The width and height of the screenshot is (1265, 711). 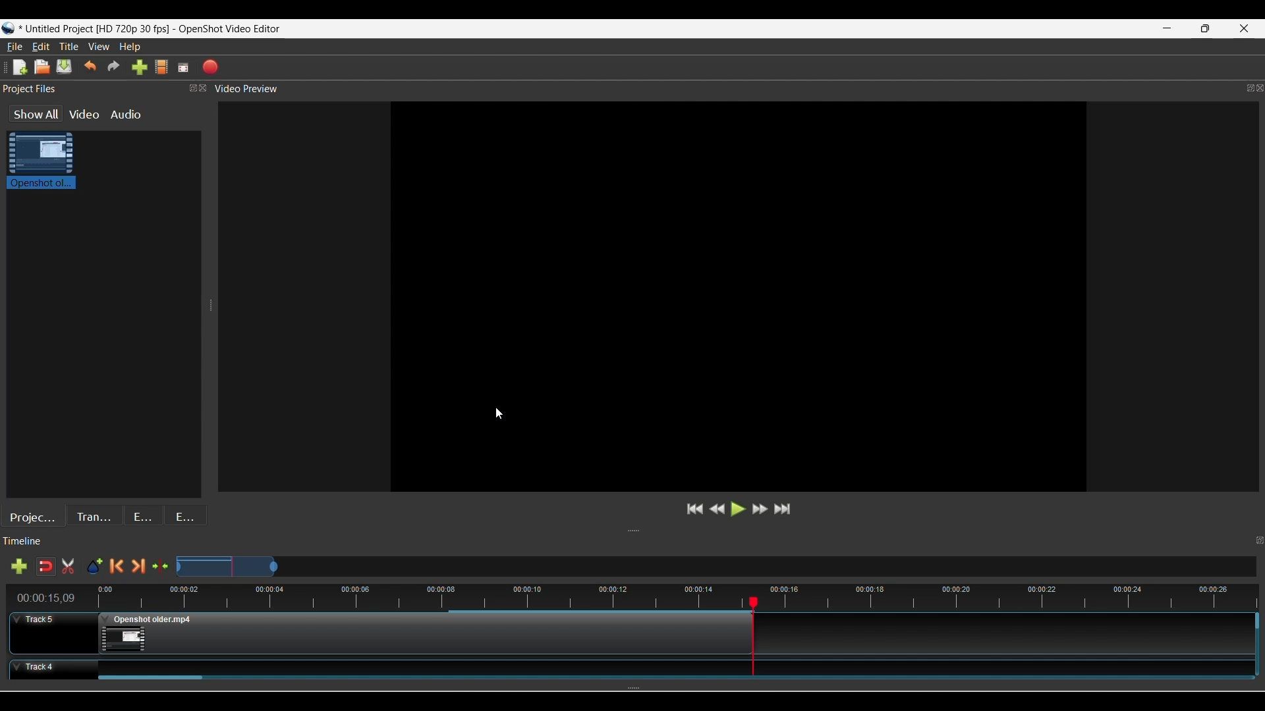 I want to click on File, so click(x=14, y=47).